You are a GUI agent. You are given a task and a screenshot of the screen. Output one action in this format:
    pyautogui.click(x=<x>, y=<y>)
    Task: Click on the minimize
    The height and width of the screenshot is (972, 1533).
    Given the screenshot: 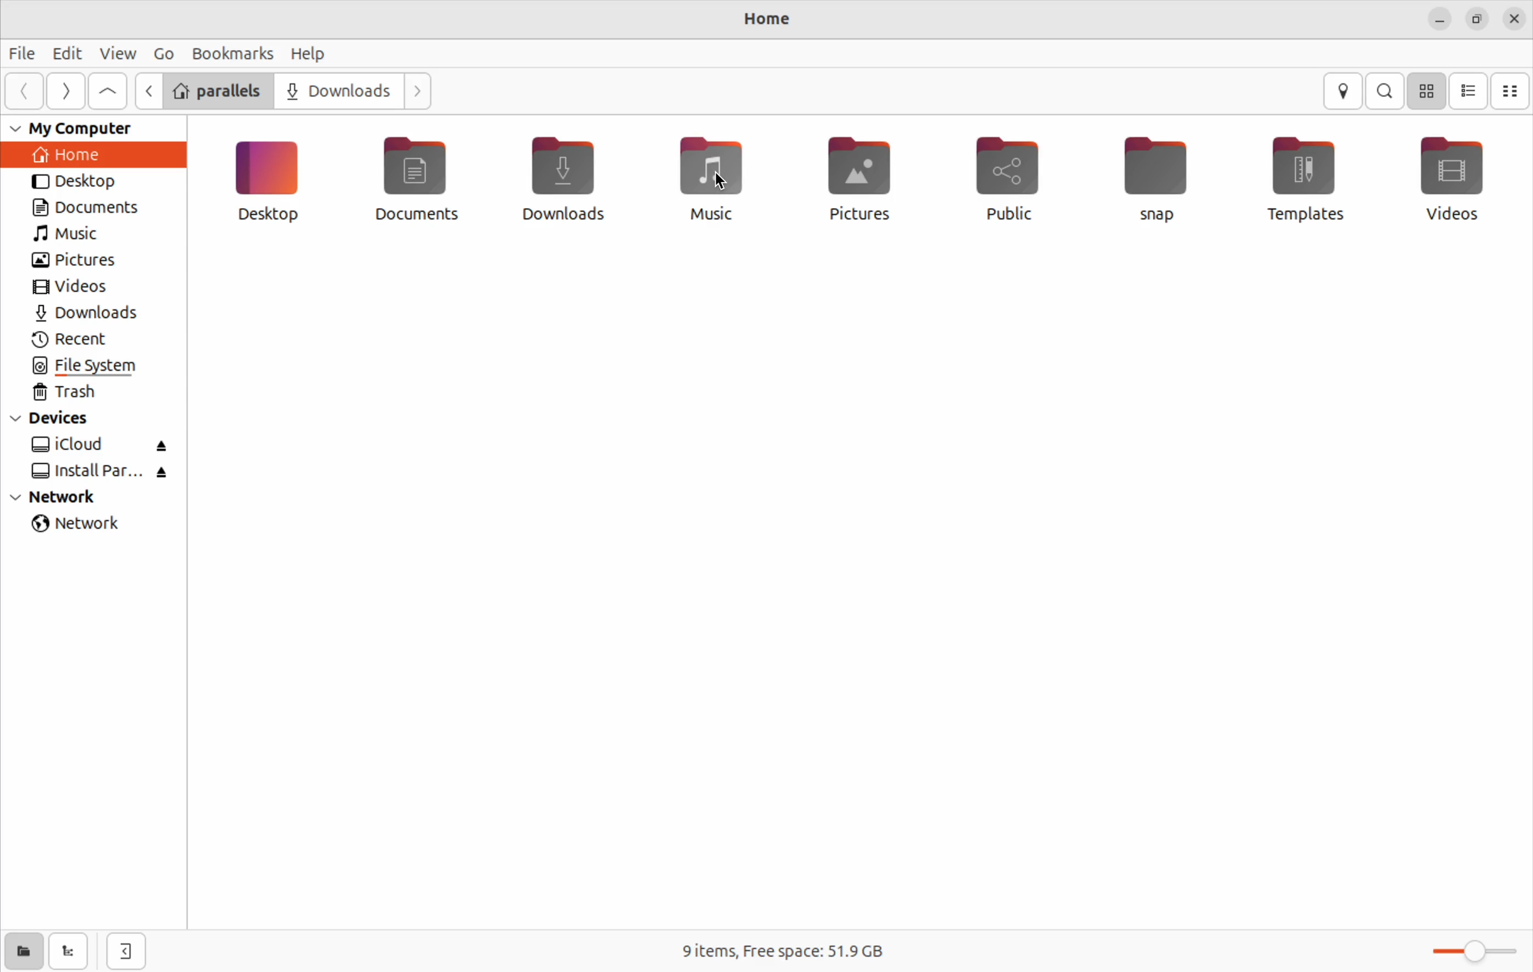 What is the action you would take?
    pyautogui.click(x=1439, y=20)
    